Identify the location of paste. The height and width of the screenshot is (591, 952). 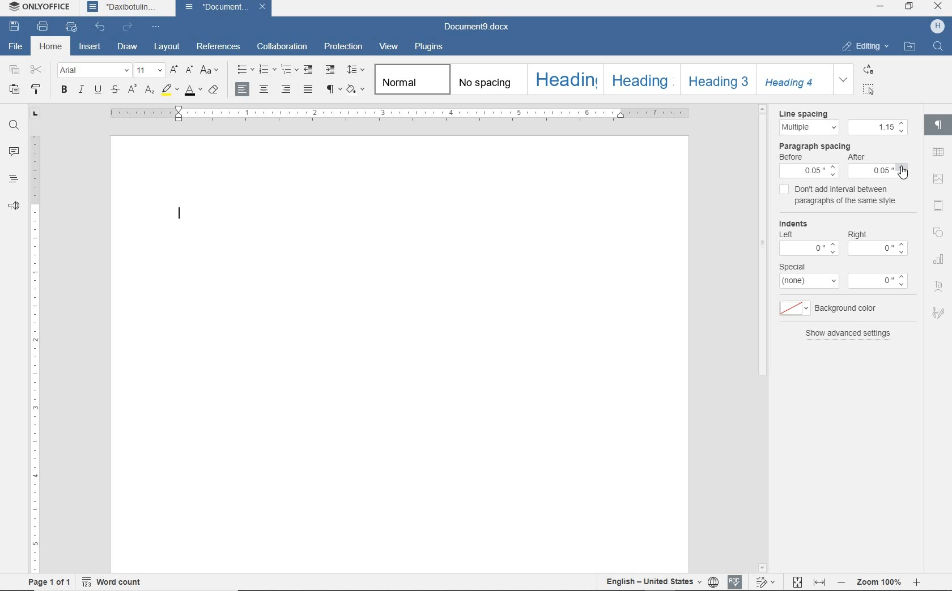
(15, 89).